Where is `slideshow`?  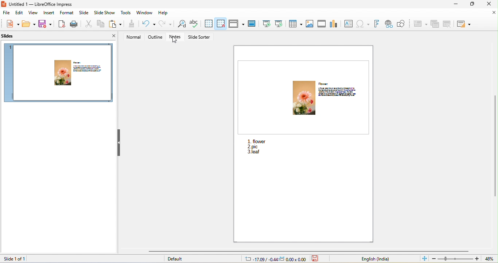 slideshow is located at coordinates (105, 13).